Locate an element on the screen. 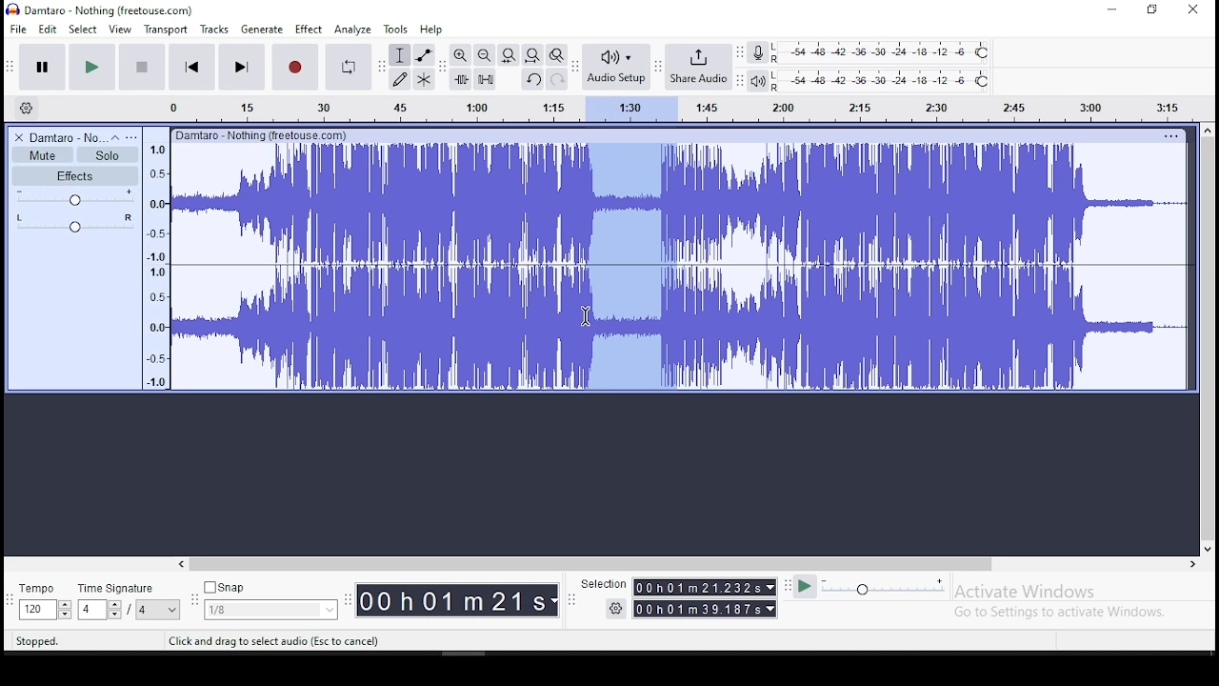 The width and height of the screenshot is (1219, 686). left is located at coordinates (180, 564).